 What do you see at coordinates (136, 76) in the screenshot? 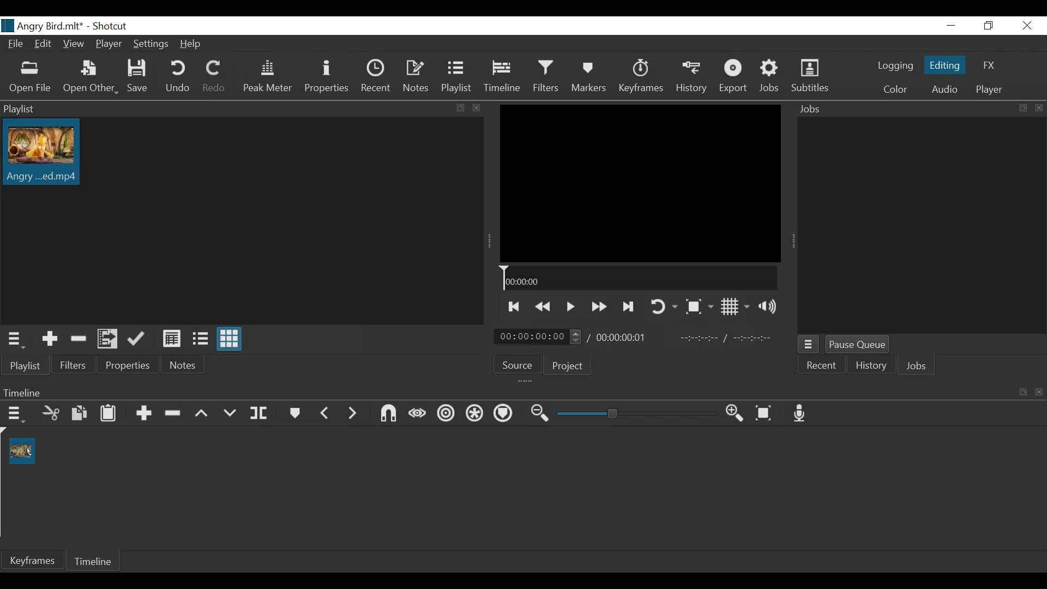
I see `Save` at bounding box center [136, 76].